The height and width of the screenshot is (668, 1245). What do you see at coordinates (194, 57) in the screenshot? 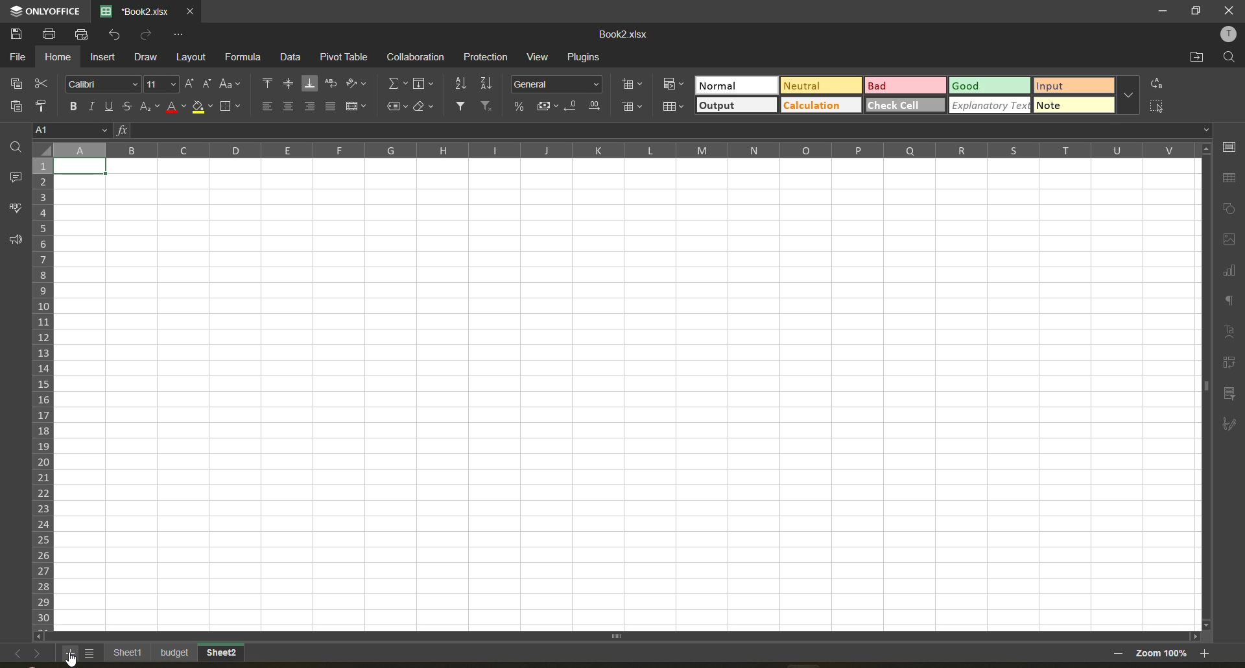
I see `layout` at bounding box center [194, 57].